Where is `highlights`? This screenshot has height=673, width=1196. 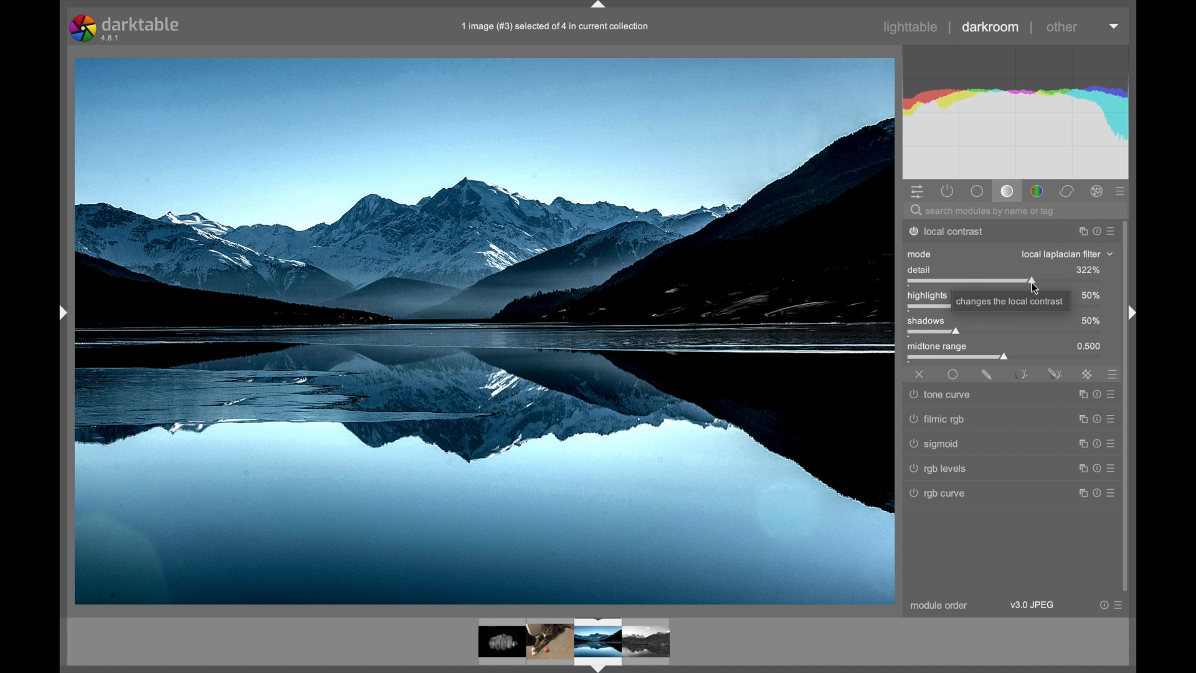 highlights is located at coordinates (928, 296).